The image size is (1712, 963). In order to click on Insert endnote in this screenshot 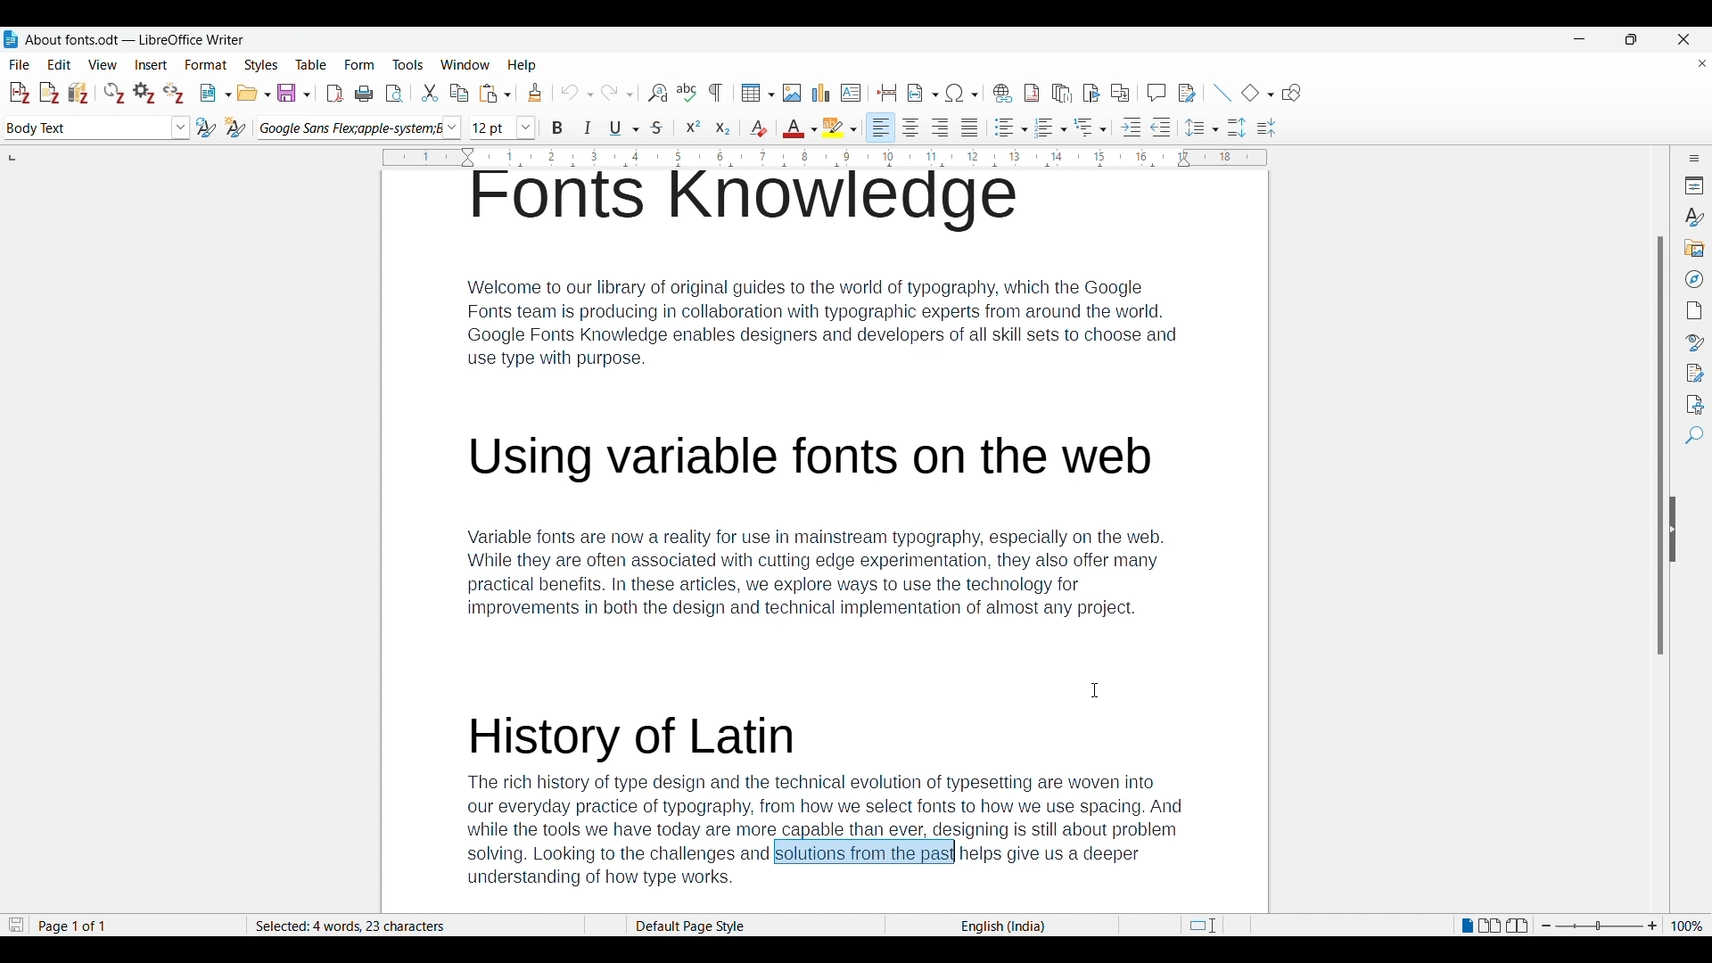, I will do `click(1063, 93)`.